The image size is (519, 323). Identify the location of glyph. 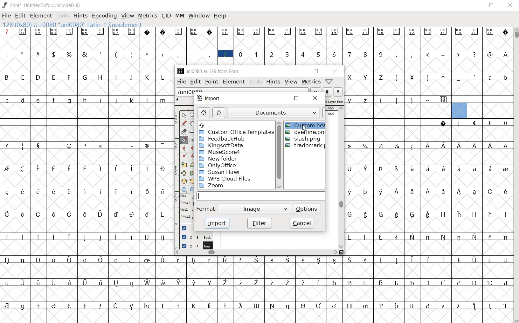
(490, 123).